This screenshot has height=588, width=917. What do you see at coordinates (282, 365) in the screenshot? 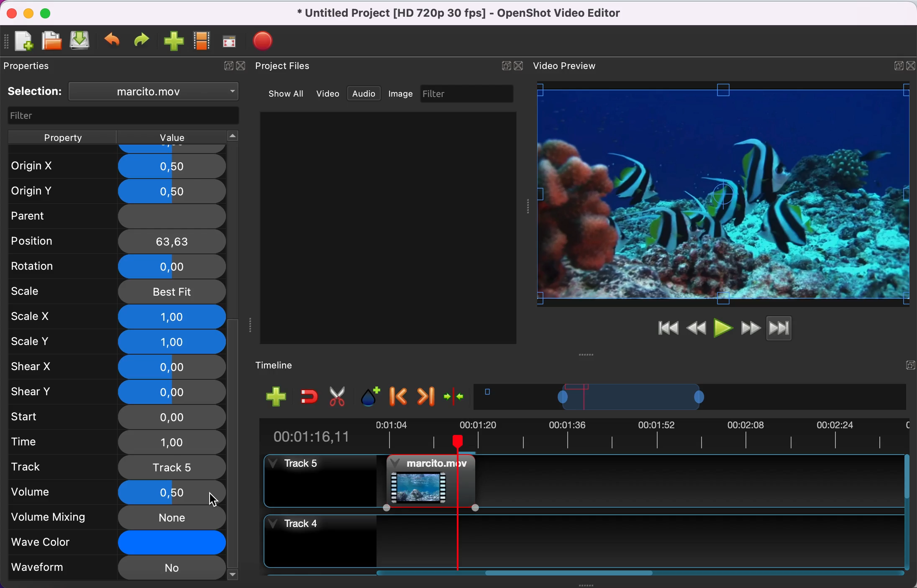
I see `timelime` at bounding box center [282, 365].